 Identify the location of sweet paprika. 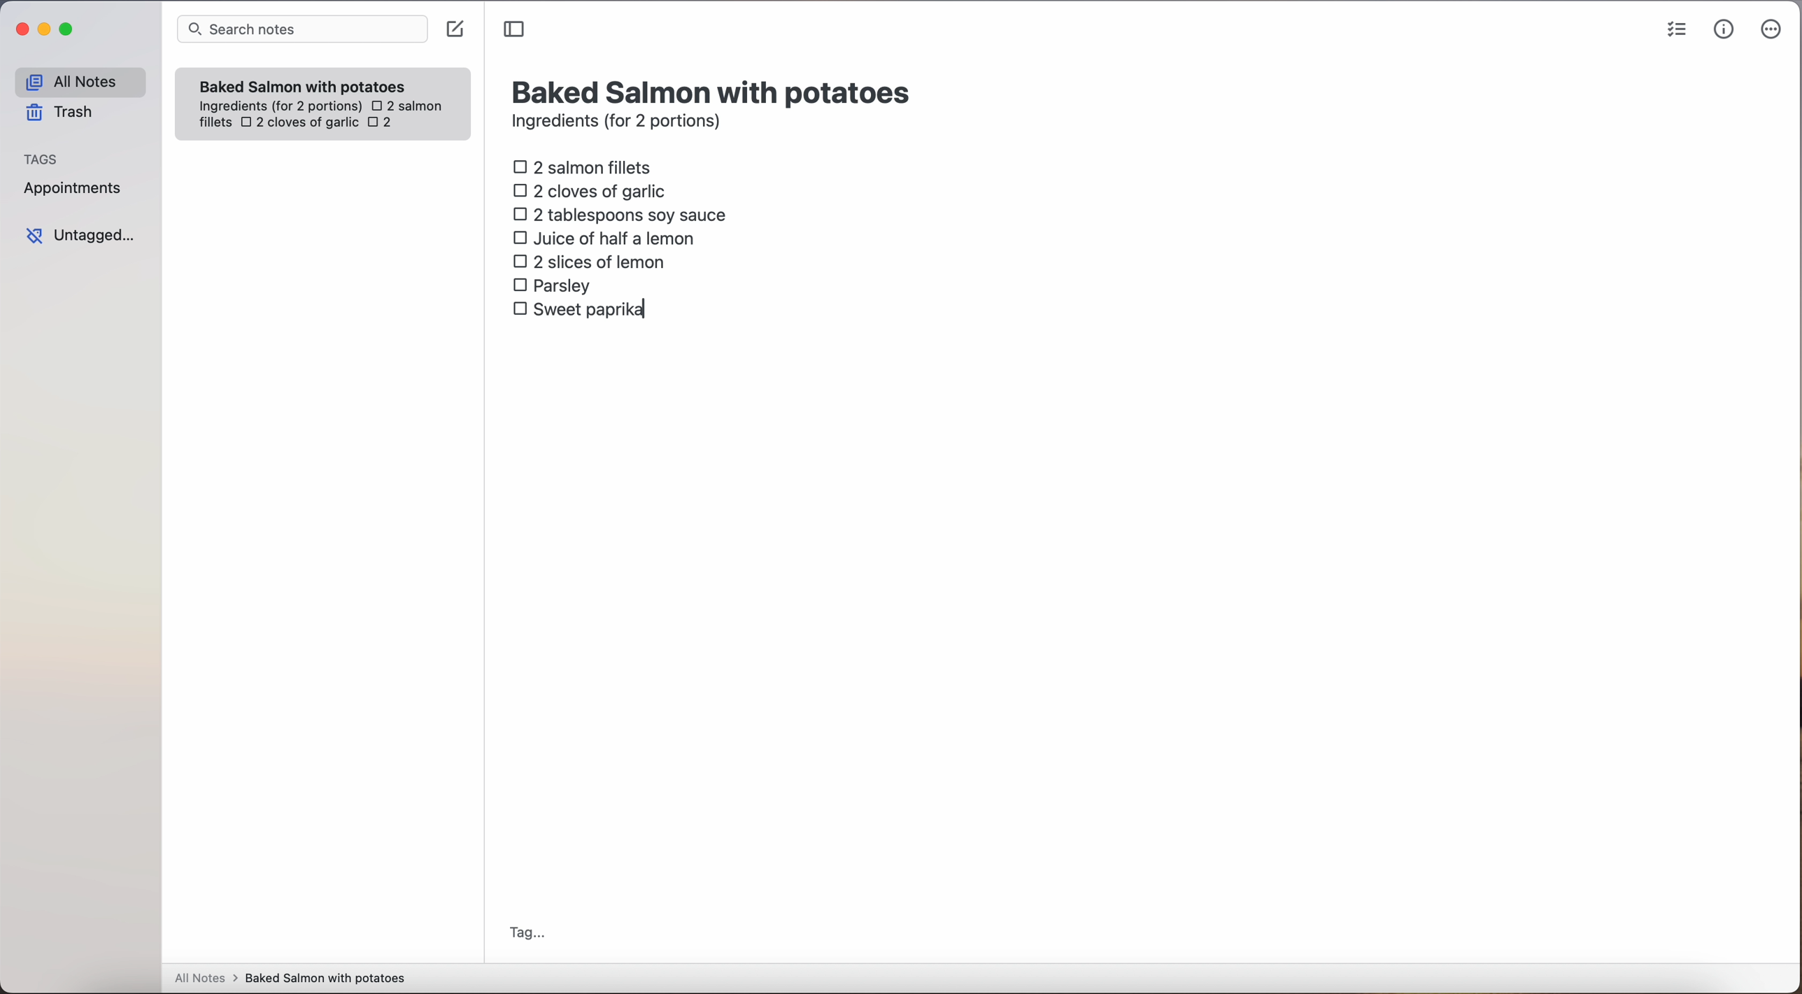
(581, 310).